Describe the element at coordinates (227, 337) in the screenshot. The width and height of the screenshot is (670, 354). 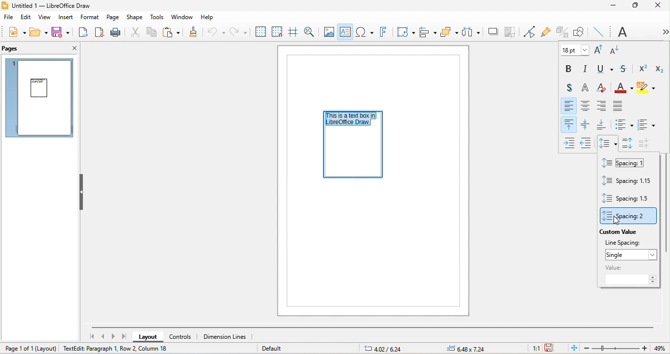
I see `dimension lines` at that location.